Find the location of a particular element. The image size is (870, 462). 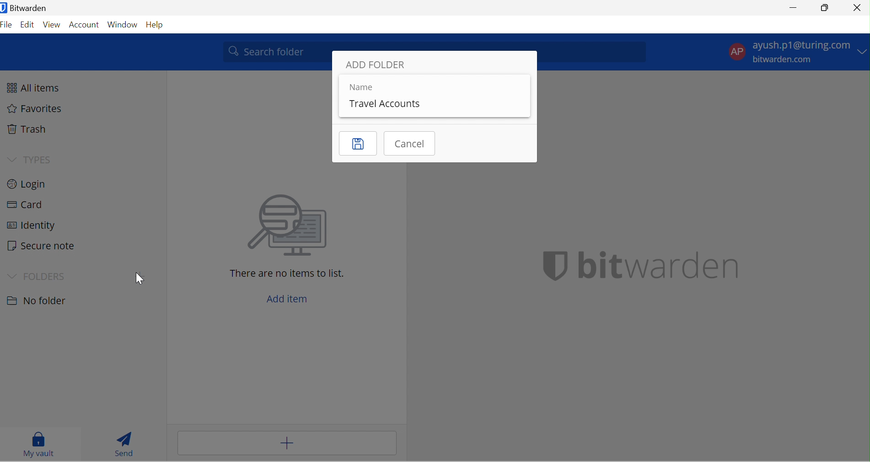

Image is located at coordinates (290, 226).